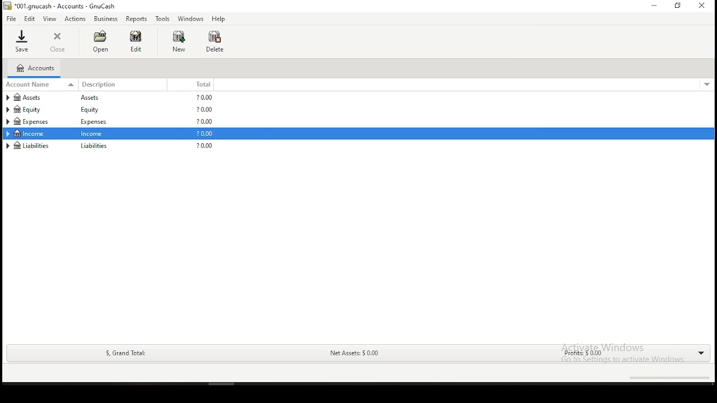 The width and height of the screenshot is (717, 403). Describe the element at coordinates (92, 110) in the screenshot. I see `equity` at that location.